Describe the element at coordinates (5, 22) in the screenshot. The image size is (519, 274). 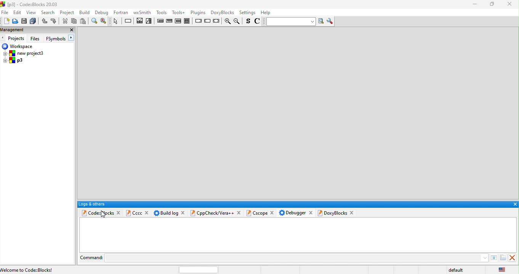
I see `new` at that location.